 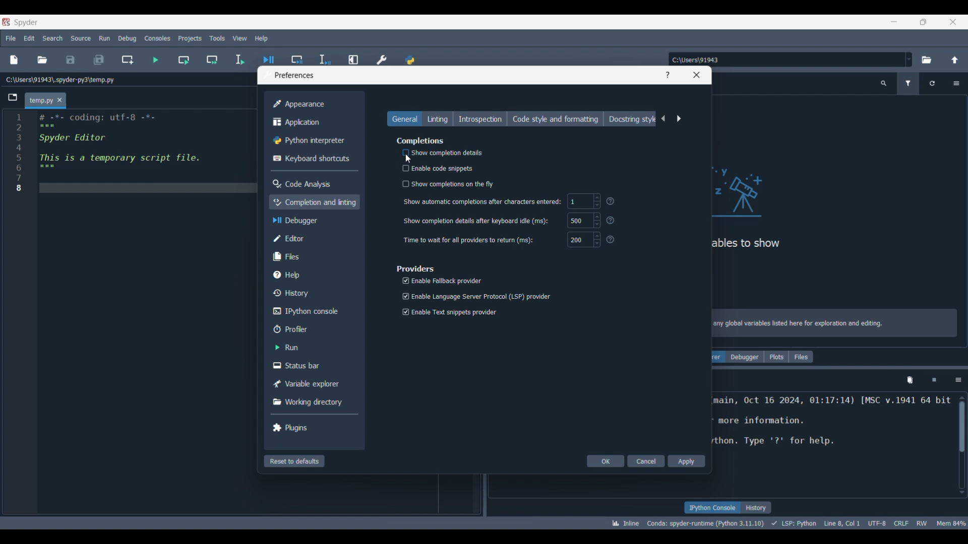 I want to click on PYTHONPATH manager, so click(x=410, y=56).